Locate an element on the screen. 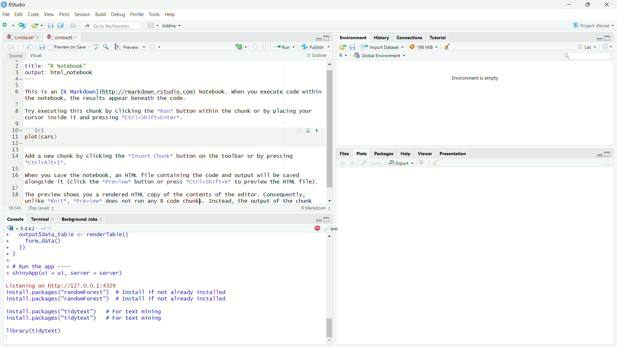  scrollbar up is located at coordinates (330, 65).